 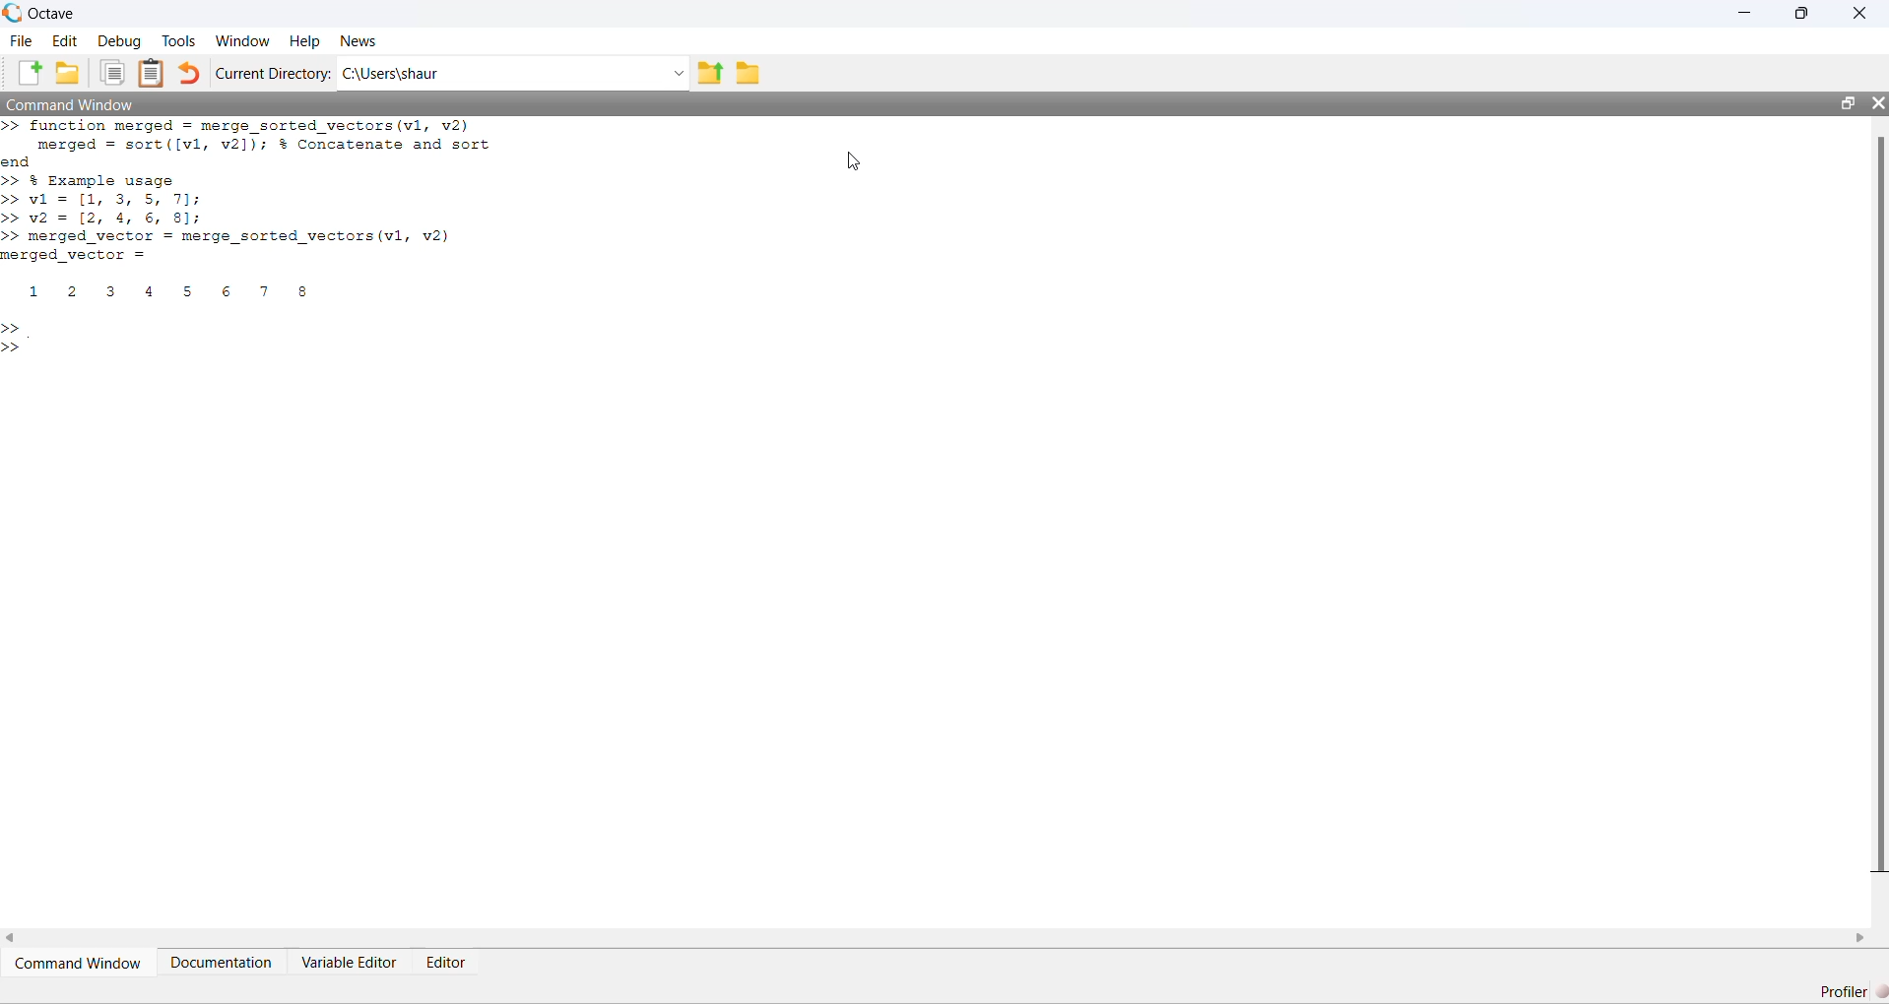 What do you see at coordinates (53, 14) in the screenshot?
I see `octave` at bounding box center [53, 14].